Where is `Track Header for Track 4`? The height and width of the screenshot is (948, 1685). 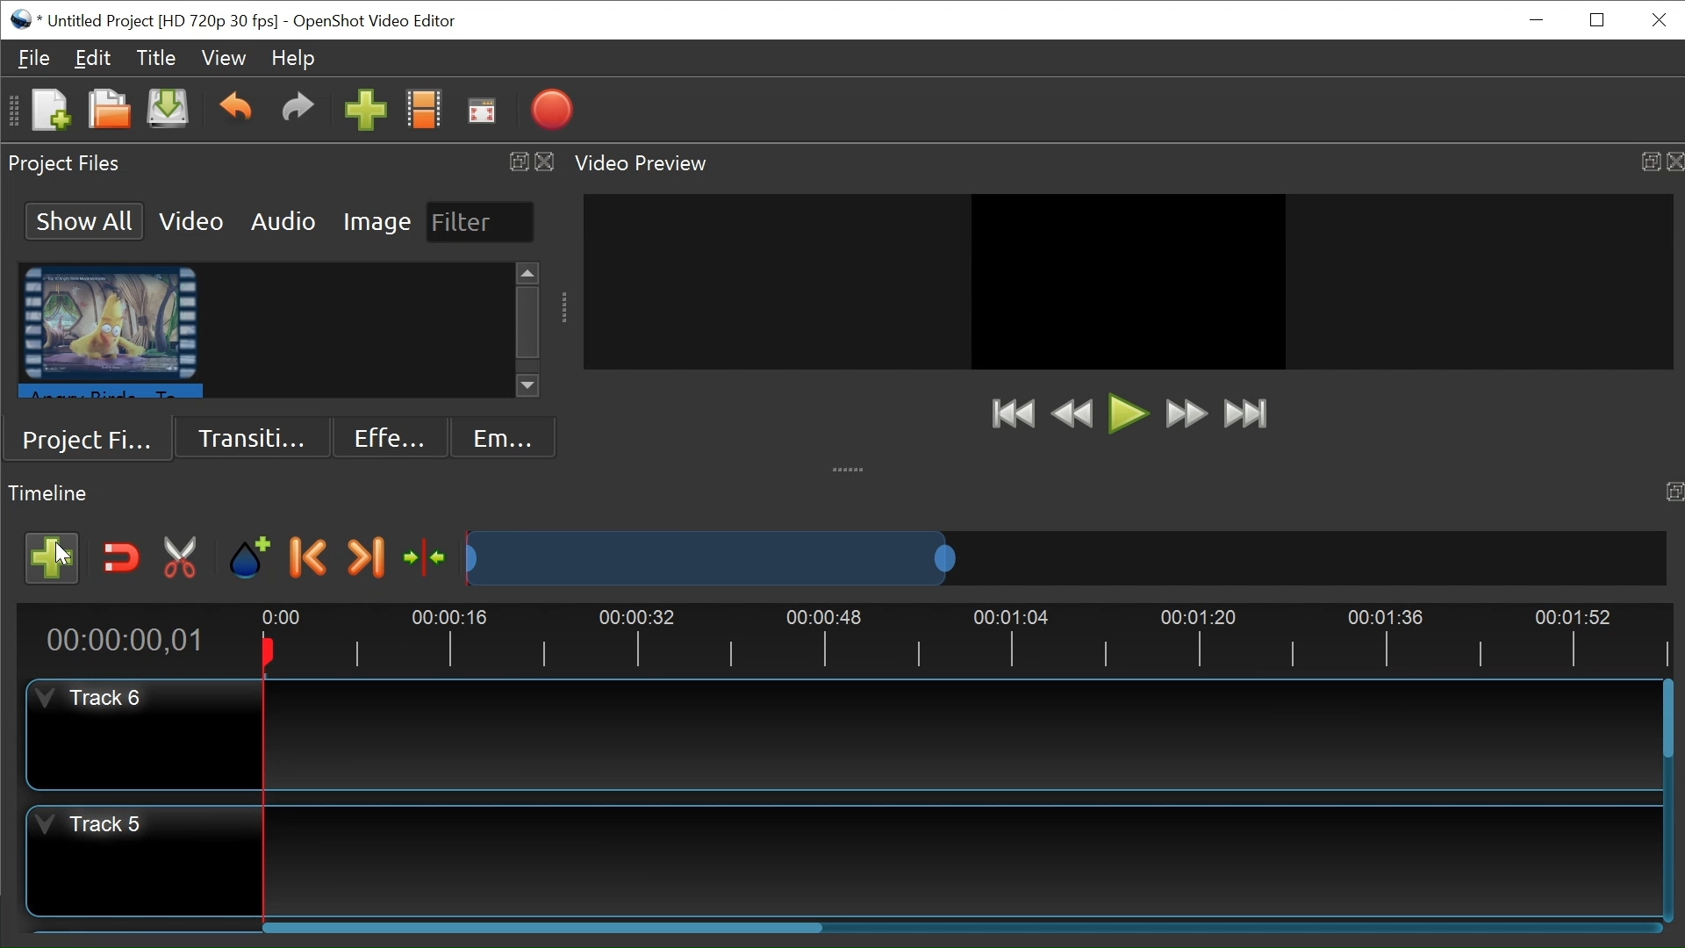
Track Header for Track 4 is located at coordinates (147, 856).